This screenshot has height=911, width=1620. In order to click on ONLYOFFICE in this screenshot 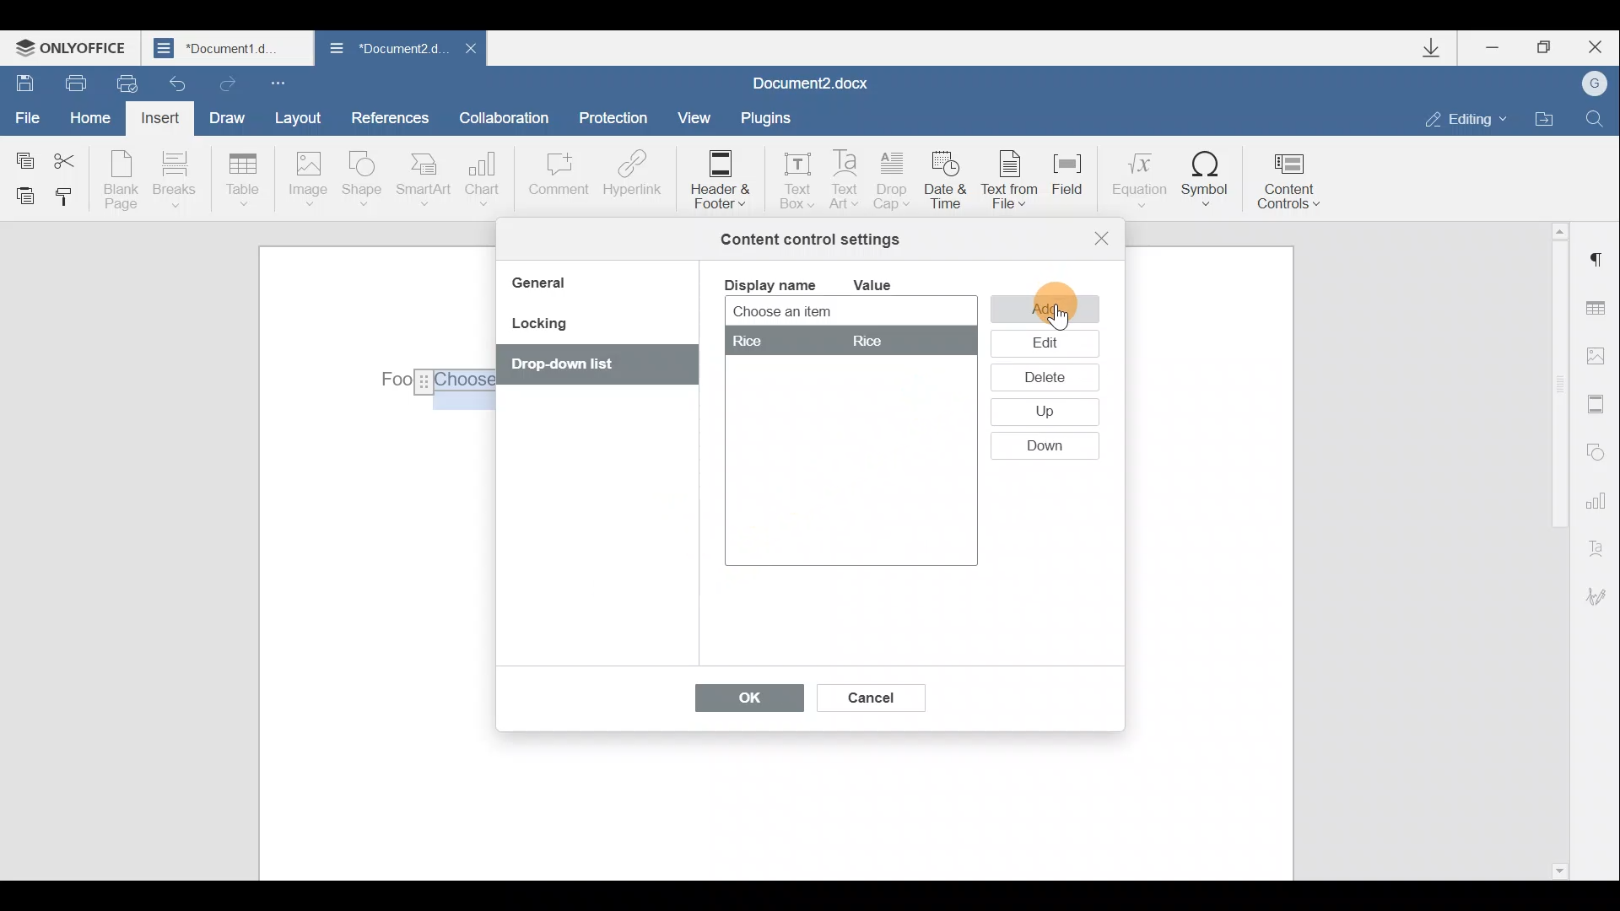, I will do `click(74, 47)`.